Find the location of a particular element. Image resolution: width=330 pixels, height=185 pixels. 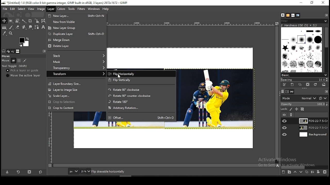

move layer on step down is located at coordinates (301, 173).